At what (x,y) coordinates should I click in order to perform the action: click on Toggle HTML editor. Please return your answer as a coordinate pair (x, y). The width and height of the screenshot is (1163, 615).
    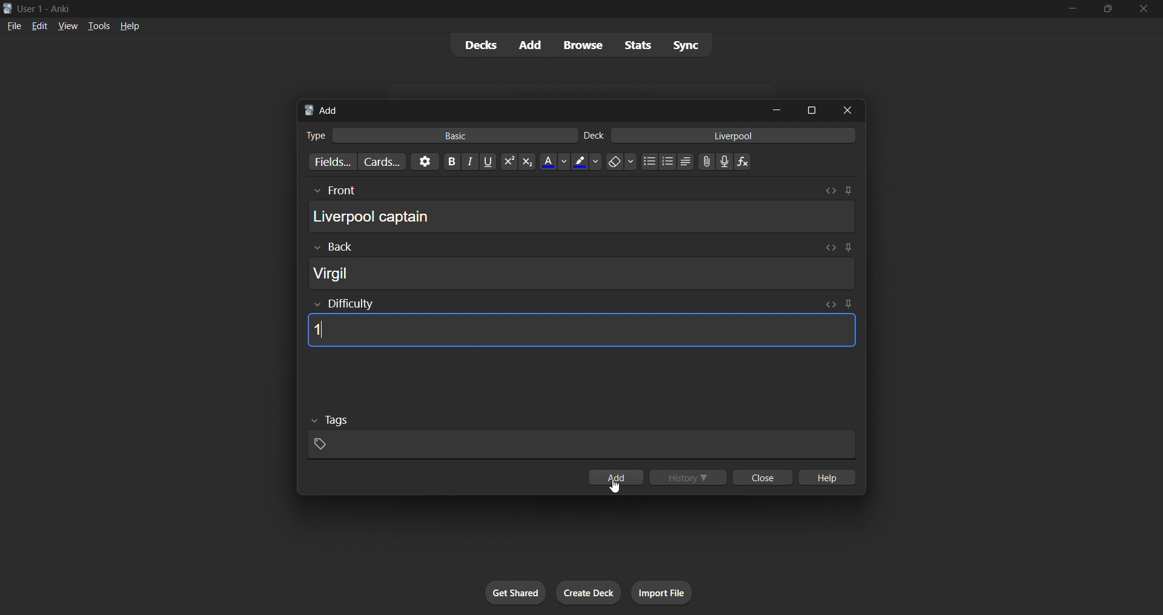
    Looking at the image, I should click on (830, 191).